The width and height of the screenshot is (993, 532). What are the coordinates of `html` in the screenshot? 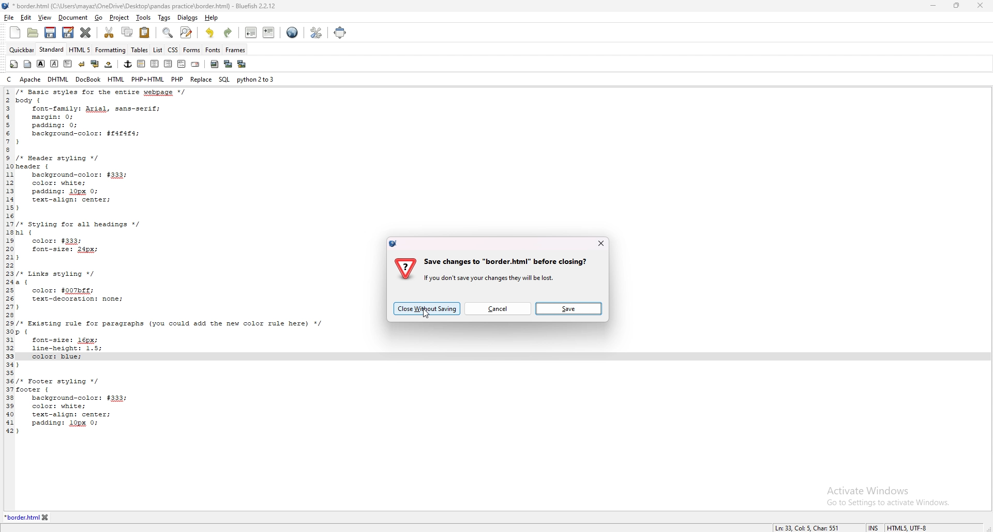 It's located at (116, 80).